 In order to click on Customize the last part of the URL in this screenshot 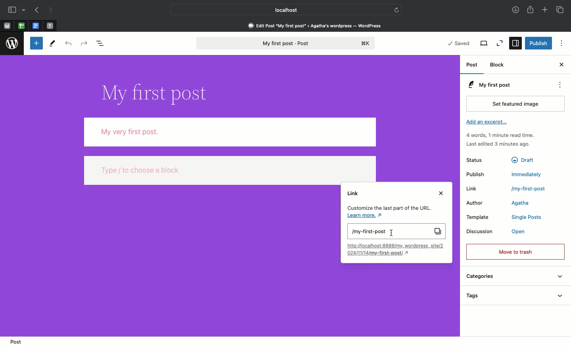, I will do `click(388, 212)`.